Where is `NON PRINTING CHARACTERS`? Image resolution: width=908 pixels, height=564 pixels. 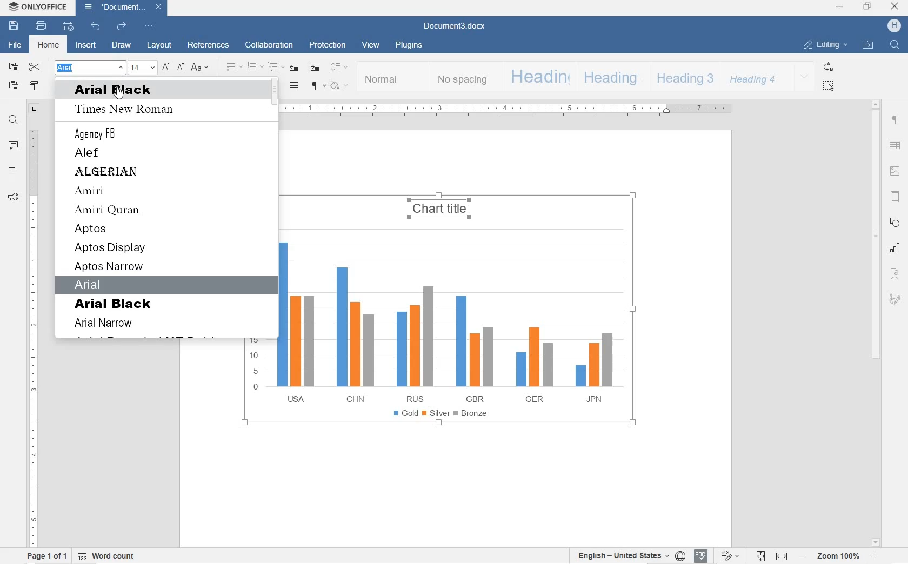 NON PRINTING CHARACTERS is located at coordinates (318, 86).